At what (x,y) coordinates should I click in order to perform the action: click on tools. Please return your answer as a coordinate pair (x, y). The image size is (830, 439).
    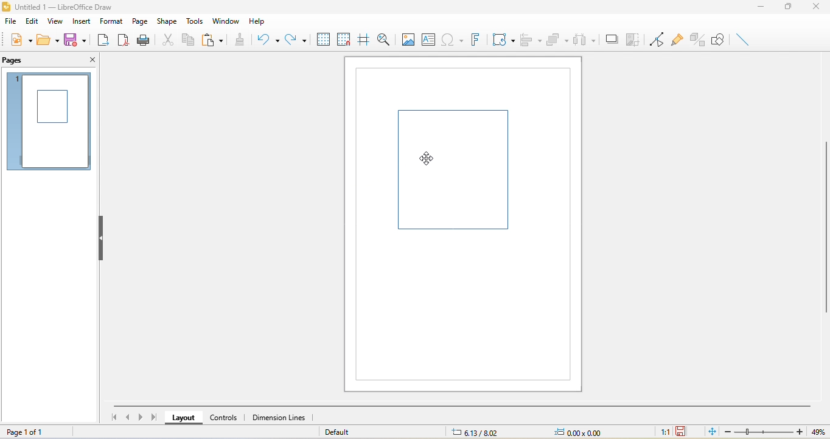
    Looking at the image, I should click on (197, 20).